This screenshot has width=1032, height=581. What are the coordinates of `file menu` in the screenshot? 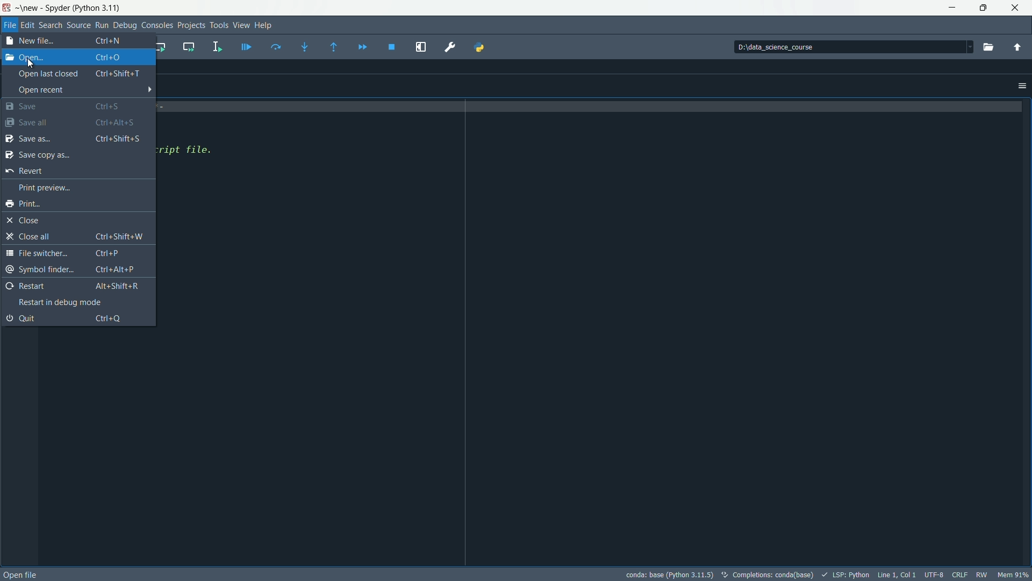 It's located at (10, 25).